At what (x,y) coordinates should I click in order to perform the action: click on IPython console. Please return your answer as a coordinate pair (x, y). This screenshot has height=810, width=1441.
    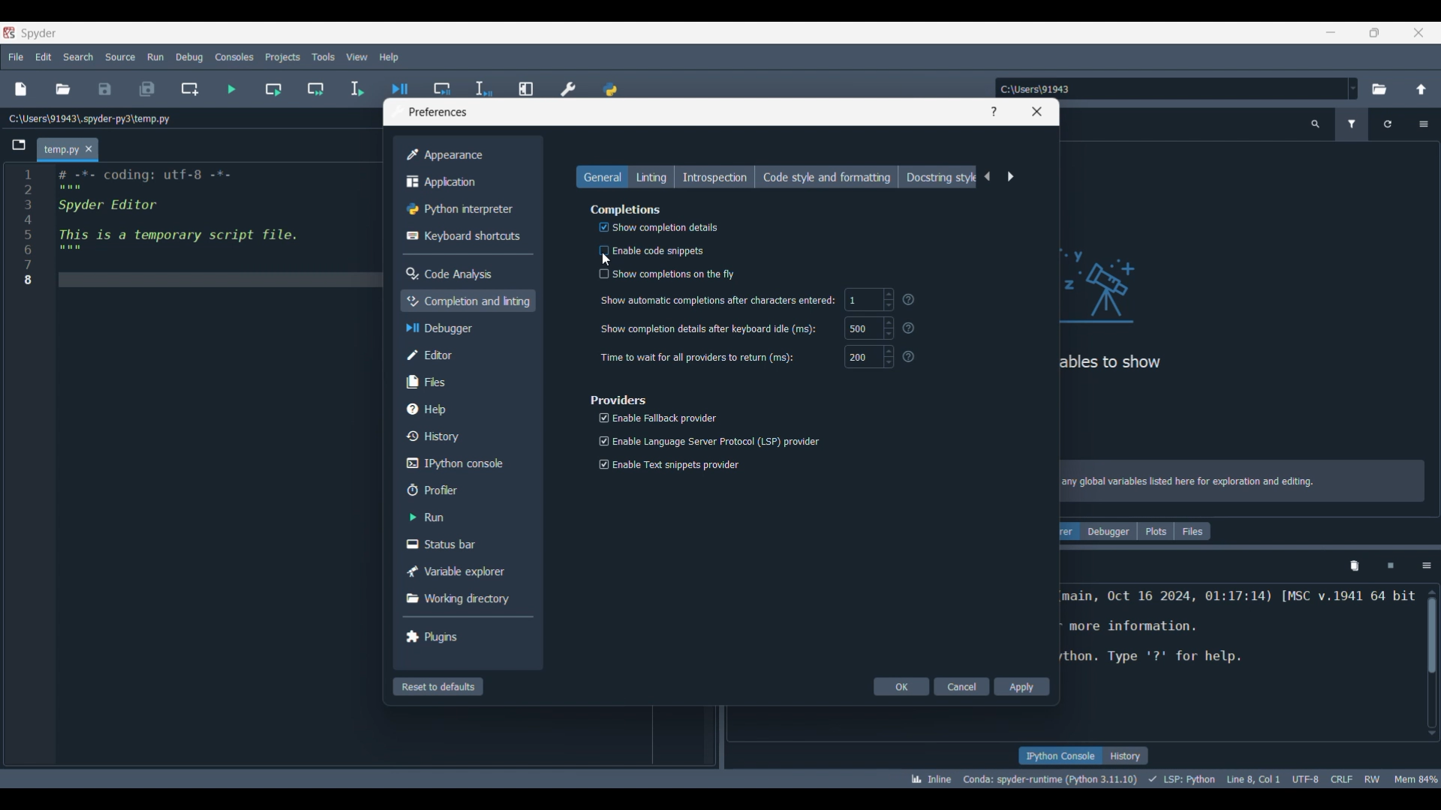
    Looking at the image, I should click on (1060, 755).